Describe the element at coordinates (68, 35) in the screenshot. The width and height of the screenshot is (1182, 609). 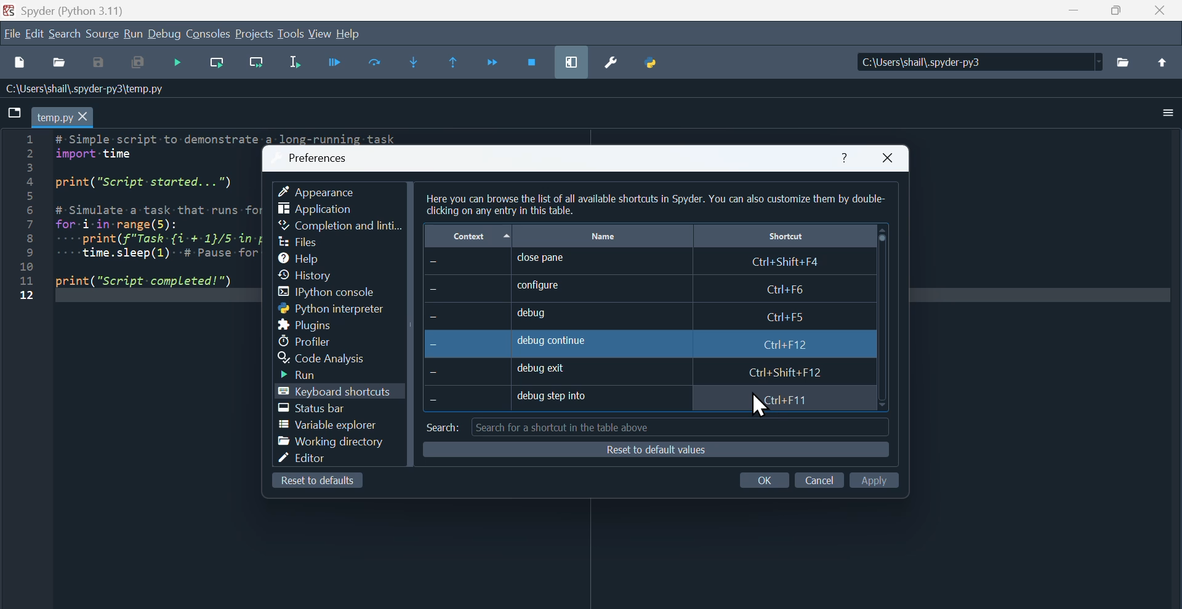
I see `Search` at that location.